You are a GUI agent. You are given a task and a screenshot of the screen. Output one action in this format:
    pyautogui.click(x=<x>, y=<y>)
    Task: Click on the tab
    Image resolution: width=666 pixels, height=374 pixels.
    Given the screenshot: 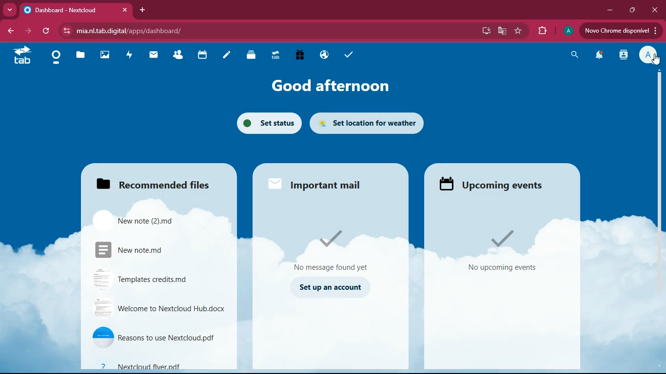 What is the action you would take?
    pyautogui.click(x=75, y=10)
    